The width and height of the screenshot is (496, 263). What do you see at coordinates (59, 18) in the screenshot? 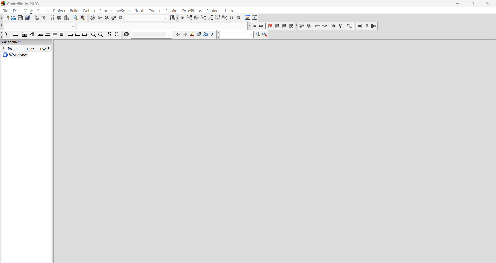
I see `copy` at bounding box center [59, 18].